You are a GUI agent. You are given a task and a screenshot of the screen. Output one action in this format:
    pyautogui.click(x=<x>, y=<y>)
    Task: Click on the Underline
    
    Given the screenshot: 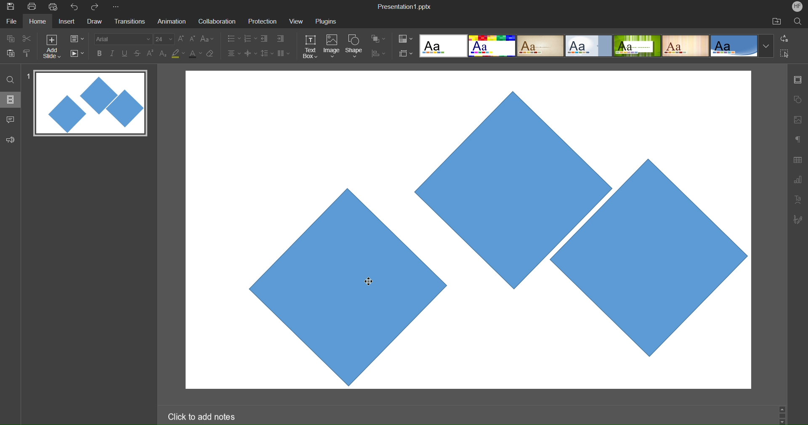 What is the action you would take?
    pyautogui.click(x=125, y=53)
    